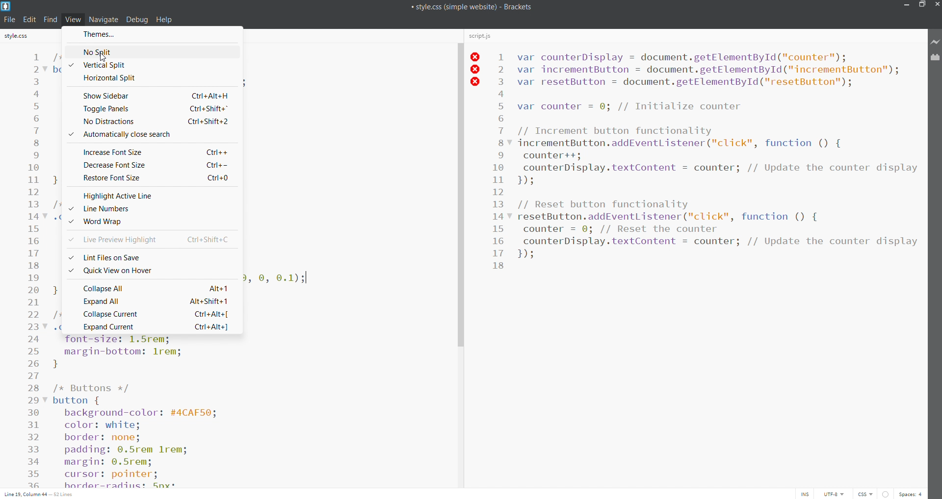 This screenshot has width=942, height=499. I want to click on view, so click(71, 19).